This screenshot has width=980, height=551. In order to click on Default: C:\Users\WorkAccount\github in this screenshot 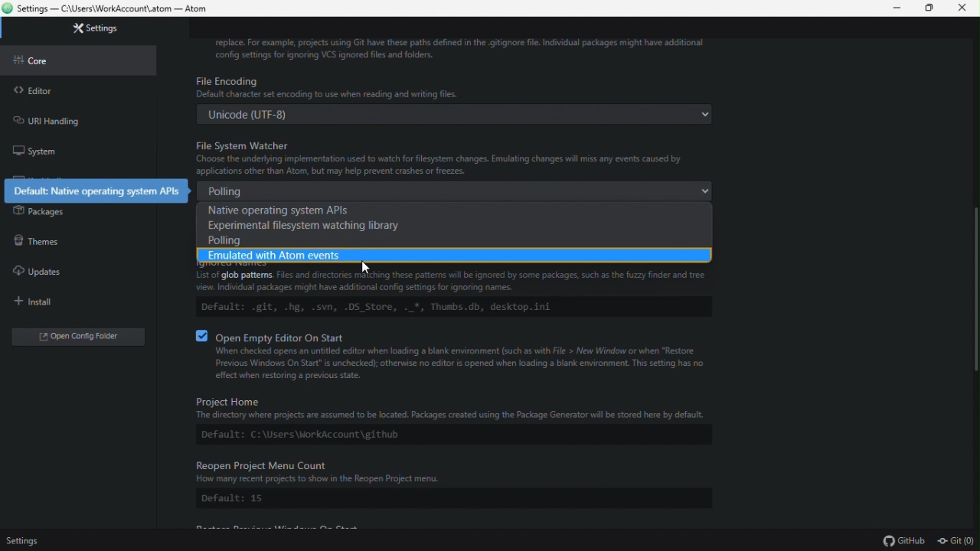, I will do `click(308, 436)`.